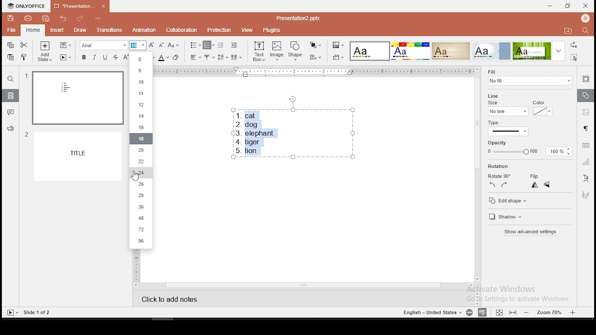 This screenshot has height=335, width=596. I want to click on mouse pointer, so click(135, 176).